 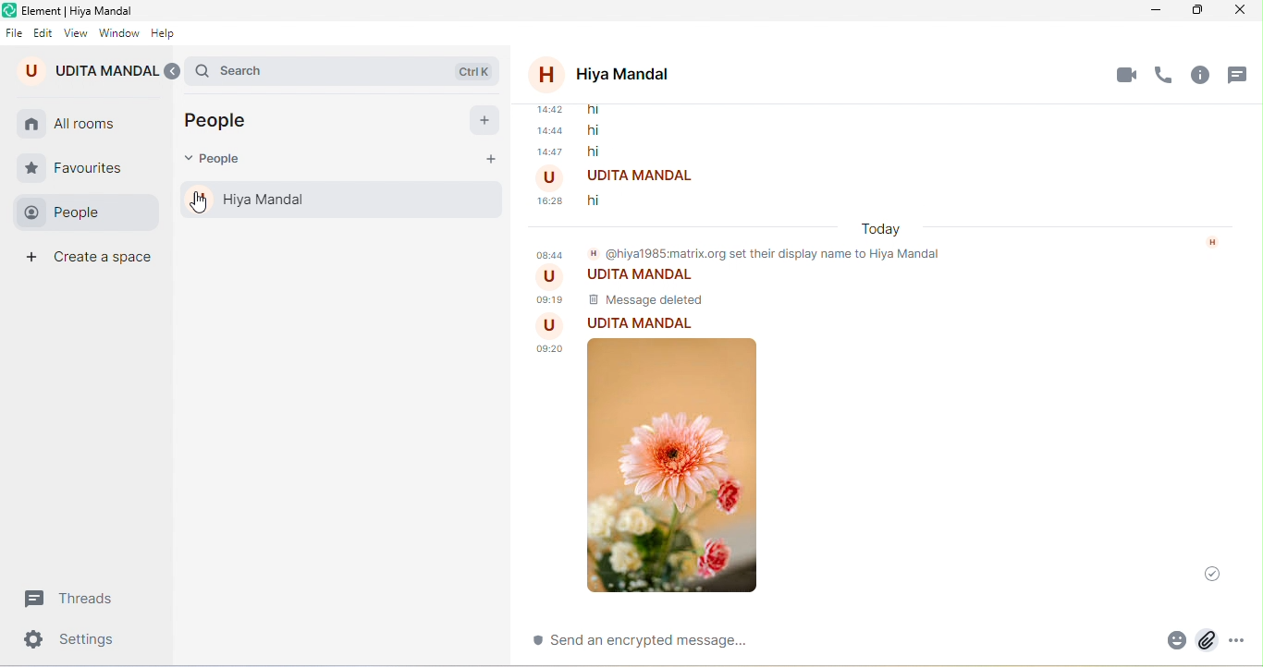 I want to click on hi, so click(x=595, y=129).